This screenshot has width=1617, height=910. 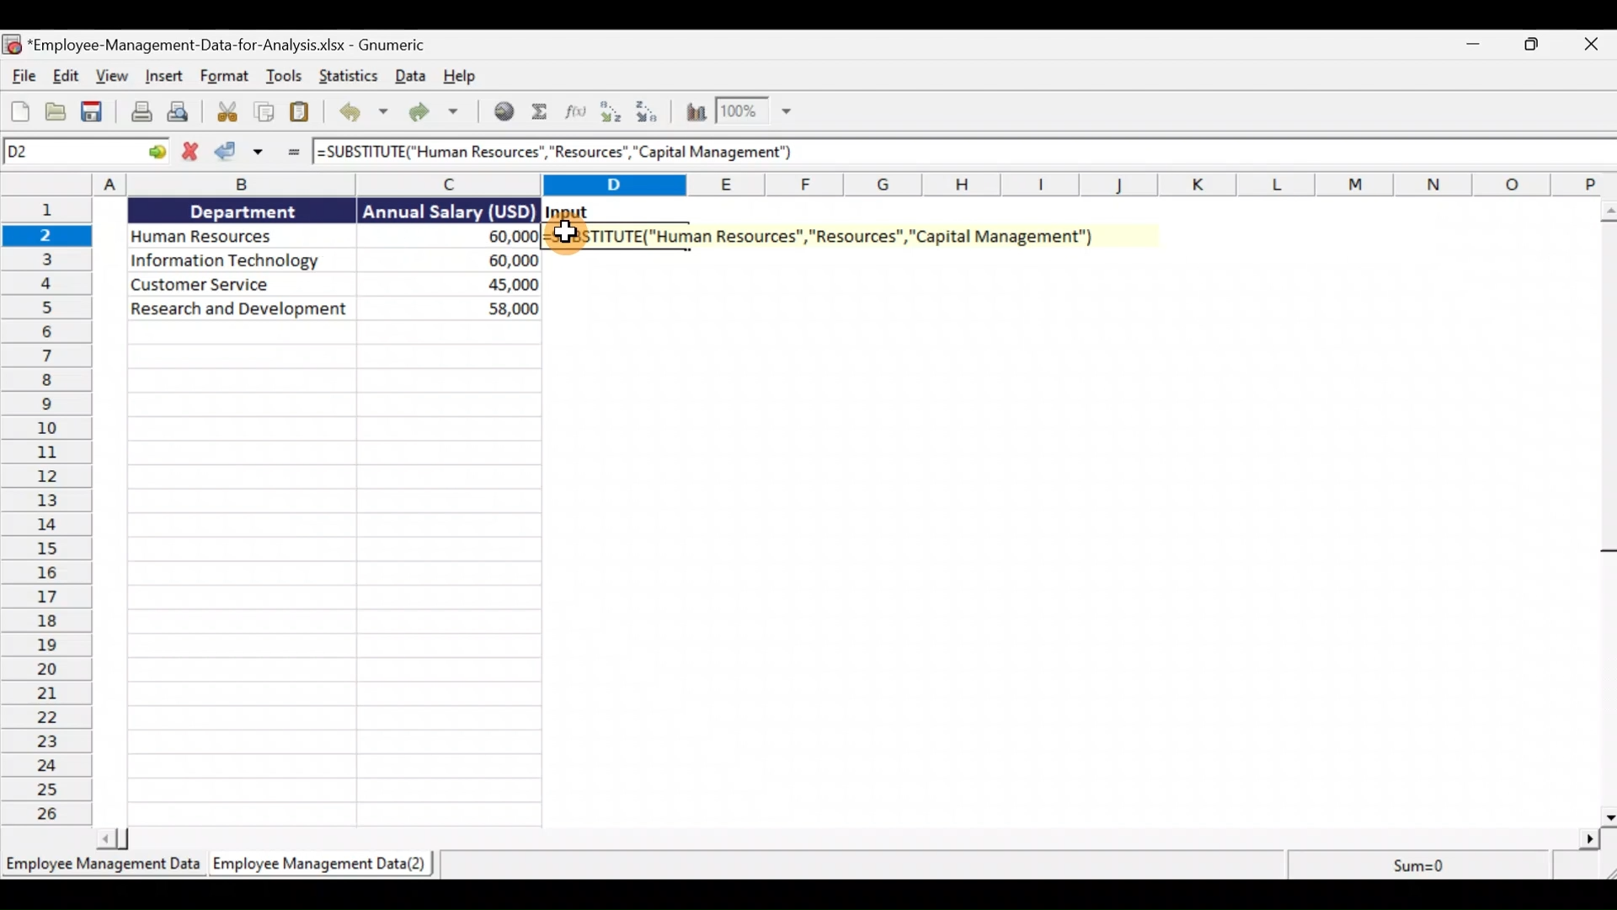 What do you see at coordinates (350, 78) in the screenshot?
I see `Statistics` at bounding box center [350, 78].